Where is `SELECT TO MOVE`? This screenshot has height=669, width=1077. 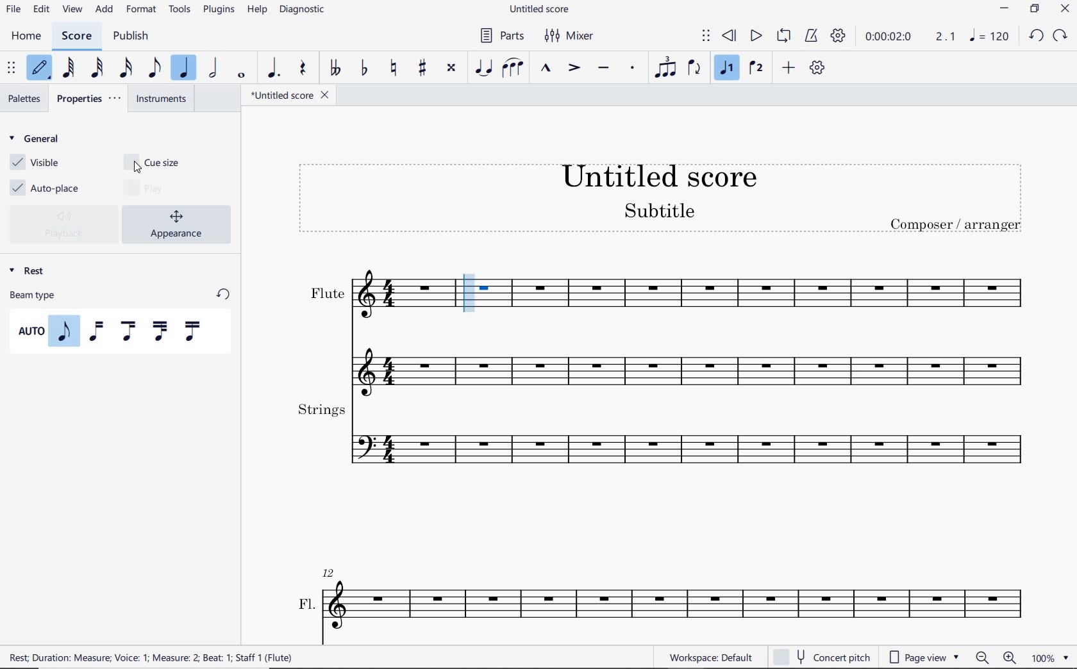 SELECT TO MOVE is located at coordinates (12, 69).